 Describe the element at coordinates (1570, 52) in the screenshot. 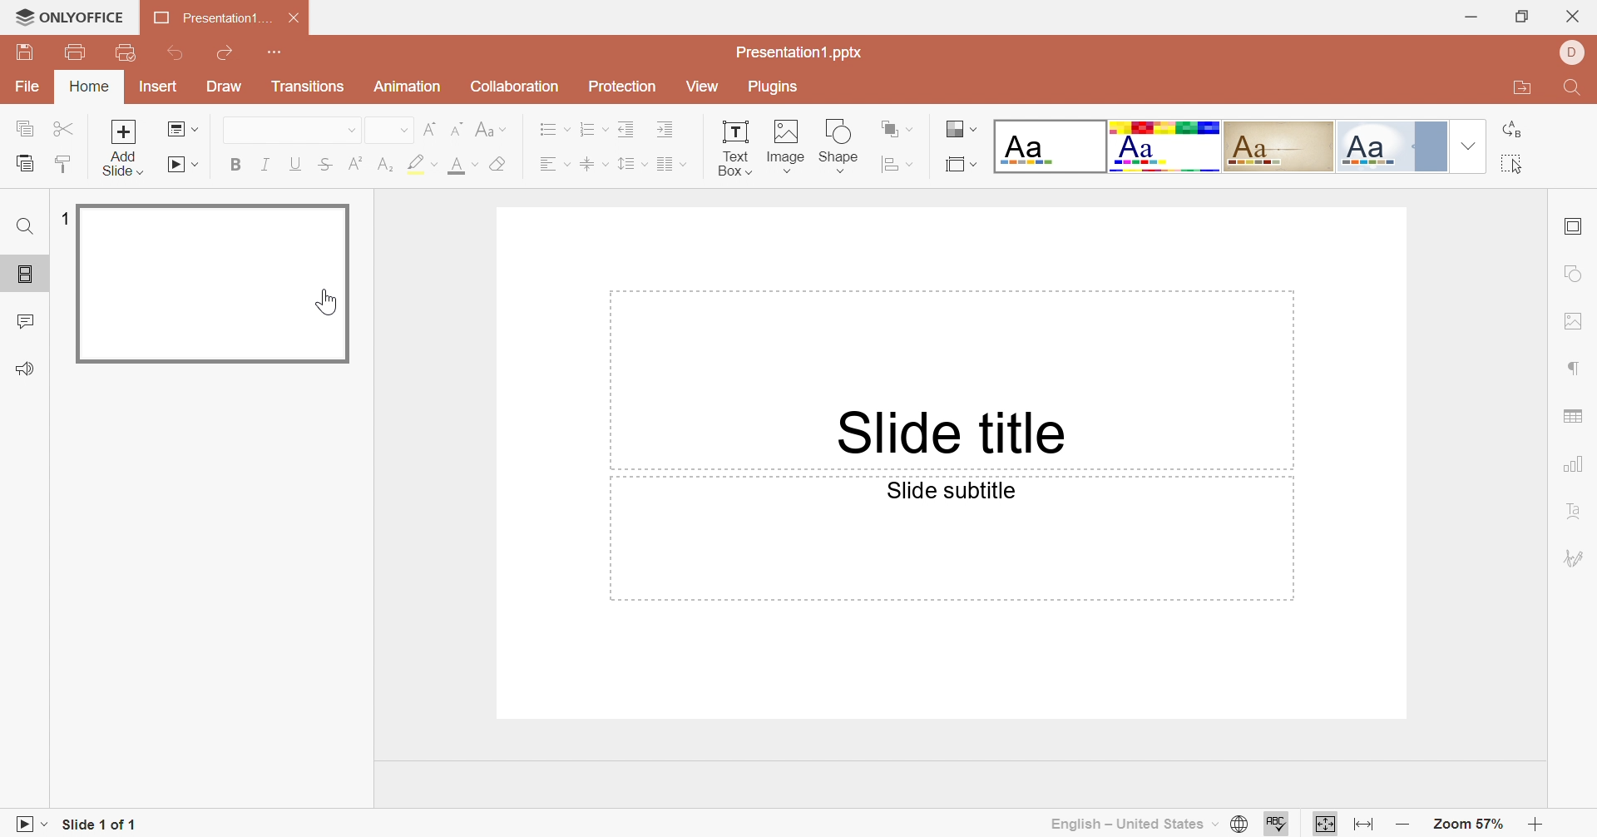

I see `DELL` at that location.